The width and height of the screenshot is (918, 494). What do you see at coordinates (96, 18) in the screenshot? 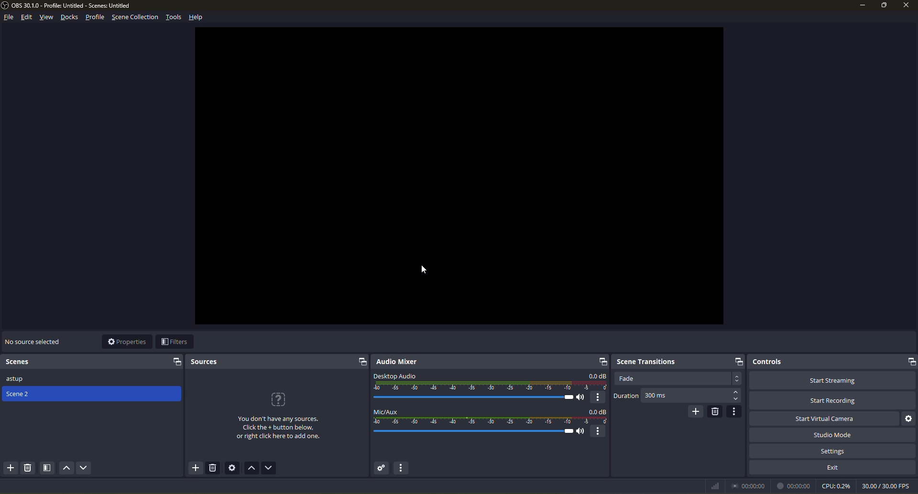
I see `profile` at bounding box center [96, 18].